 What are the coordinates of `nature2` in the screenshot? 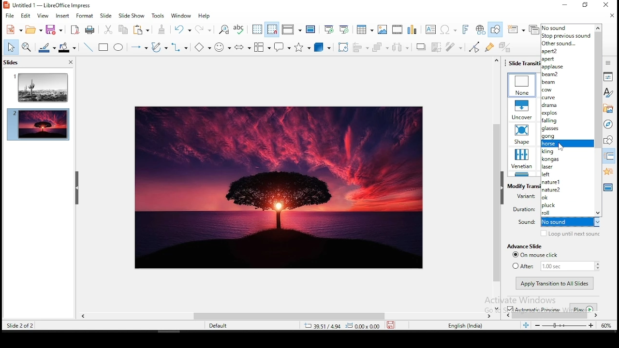 It's located at (567, 189).